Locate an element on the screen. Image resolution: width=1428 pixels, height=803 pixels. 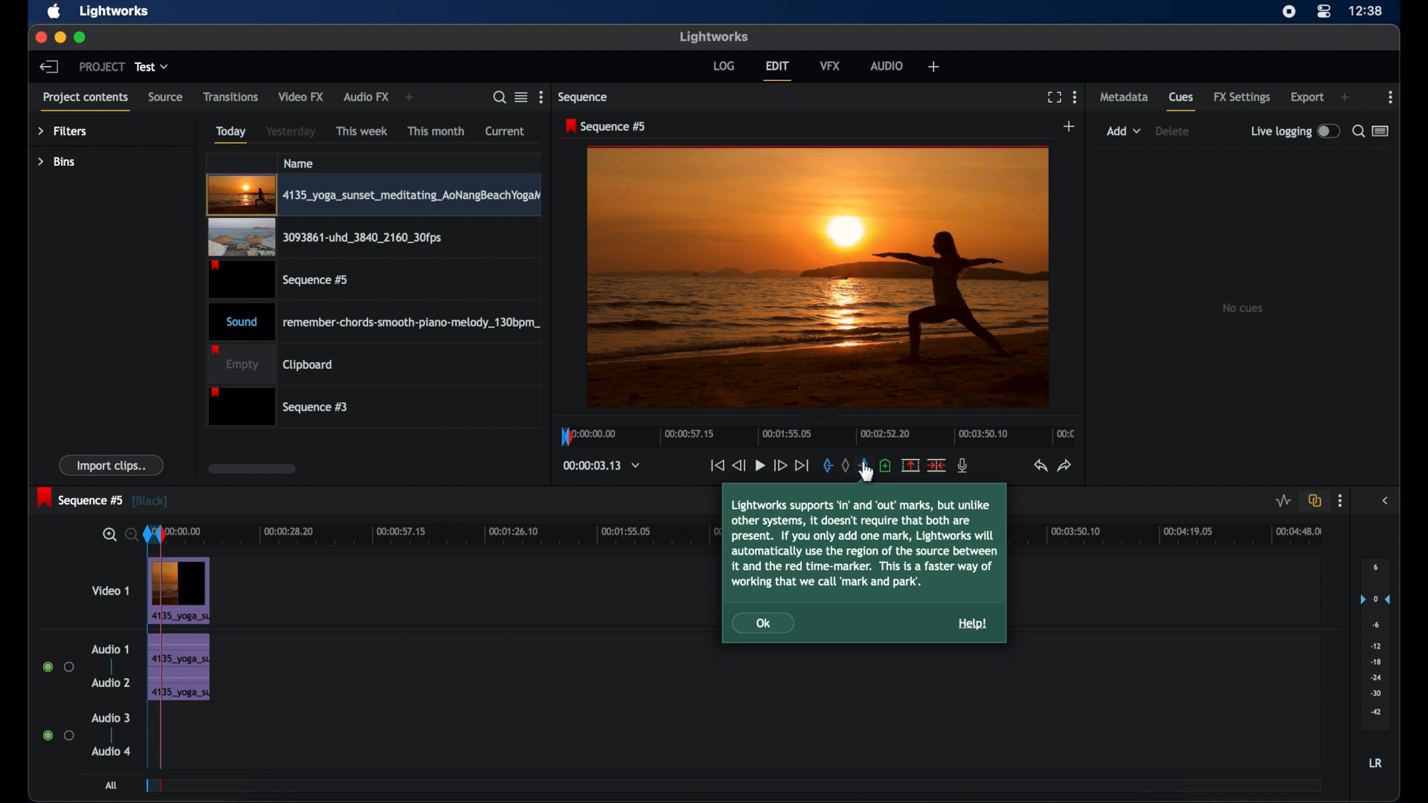
cursor is located at coordinates (866, 469).